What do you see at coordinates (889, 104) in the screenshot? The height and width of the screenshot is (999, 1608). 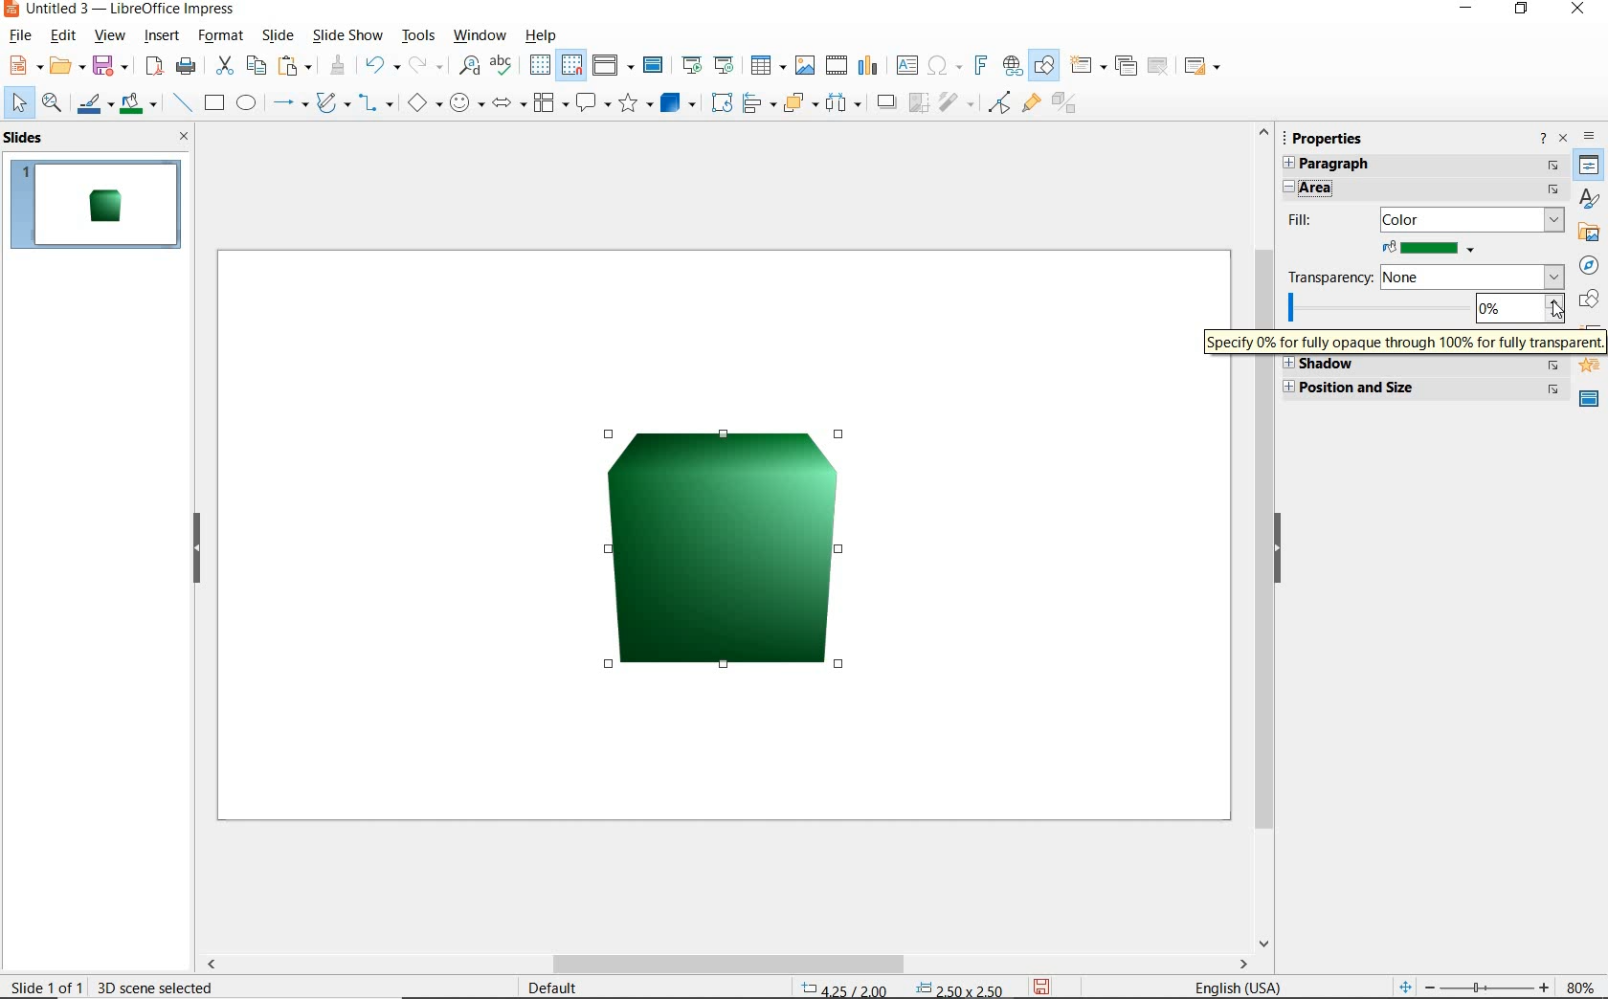 I see `SHADOW` at bounding box center [889, 104].